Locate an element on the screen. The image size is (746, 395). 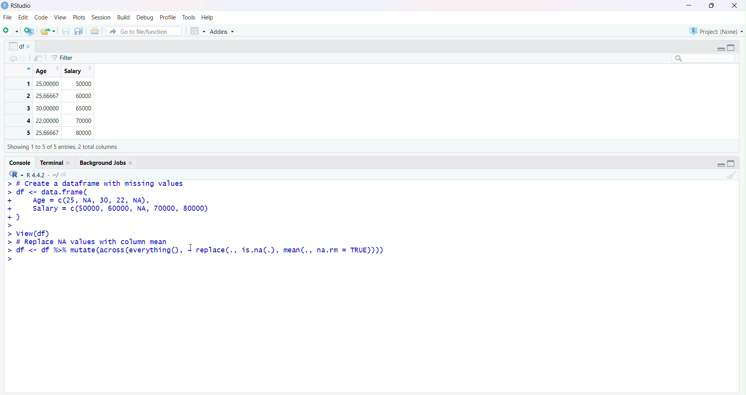
Clsoe is located at coordinates (735, 6).